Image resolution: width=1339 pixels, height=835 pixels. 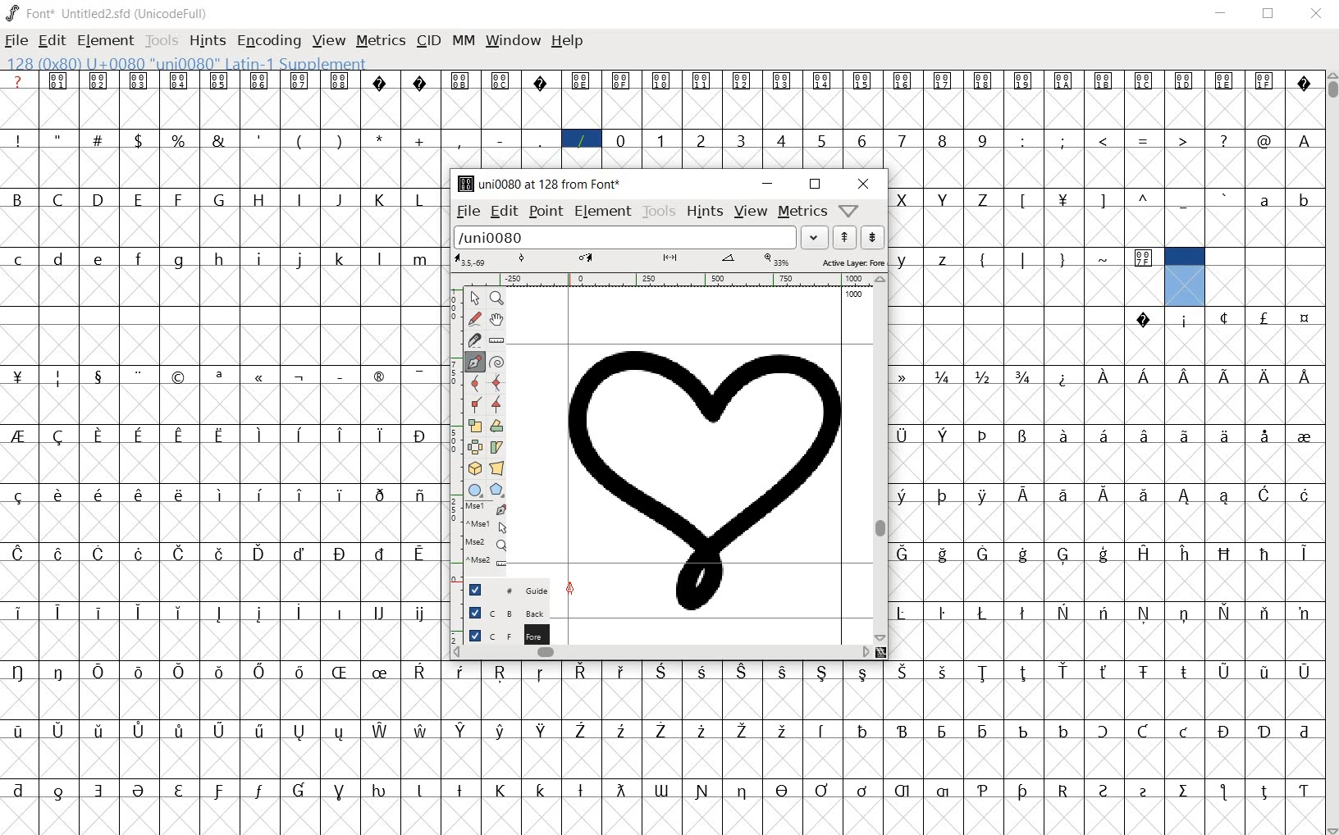 I want to click on glyph, so click(x=821, y=142).